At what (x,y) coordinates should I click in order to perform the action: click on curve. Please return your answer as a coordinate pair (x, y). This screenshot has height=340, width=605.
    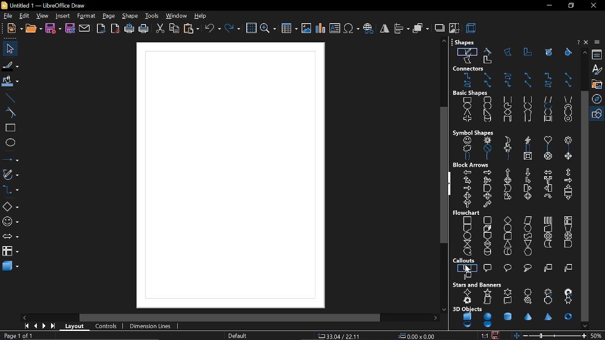
    Looking at the image, I should click on (9, 112).